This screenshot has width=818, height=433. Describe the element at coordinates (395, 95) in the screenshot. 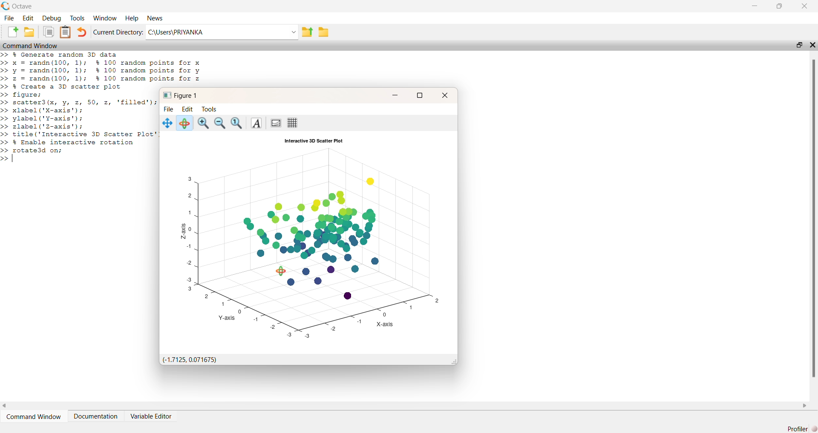

I see `minimize` at that location.